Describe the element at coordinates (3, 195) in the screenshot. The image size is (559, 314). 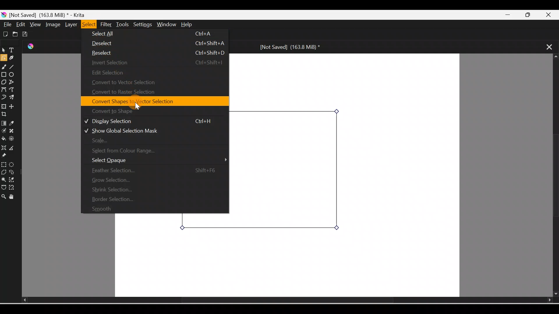
I see `Zoom tool` at that location.